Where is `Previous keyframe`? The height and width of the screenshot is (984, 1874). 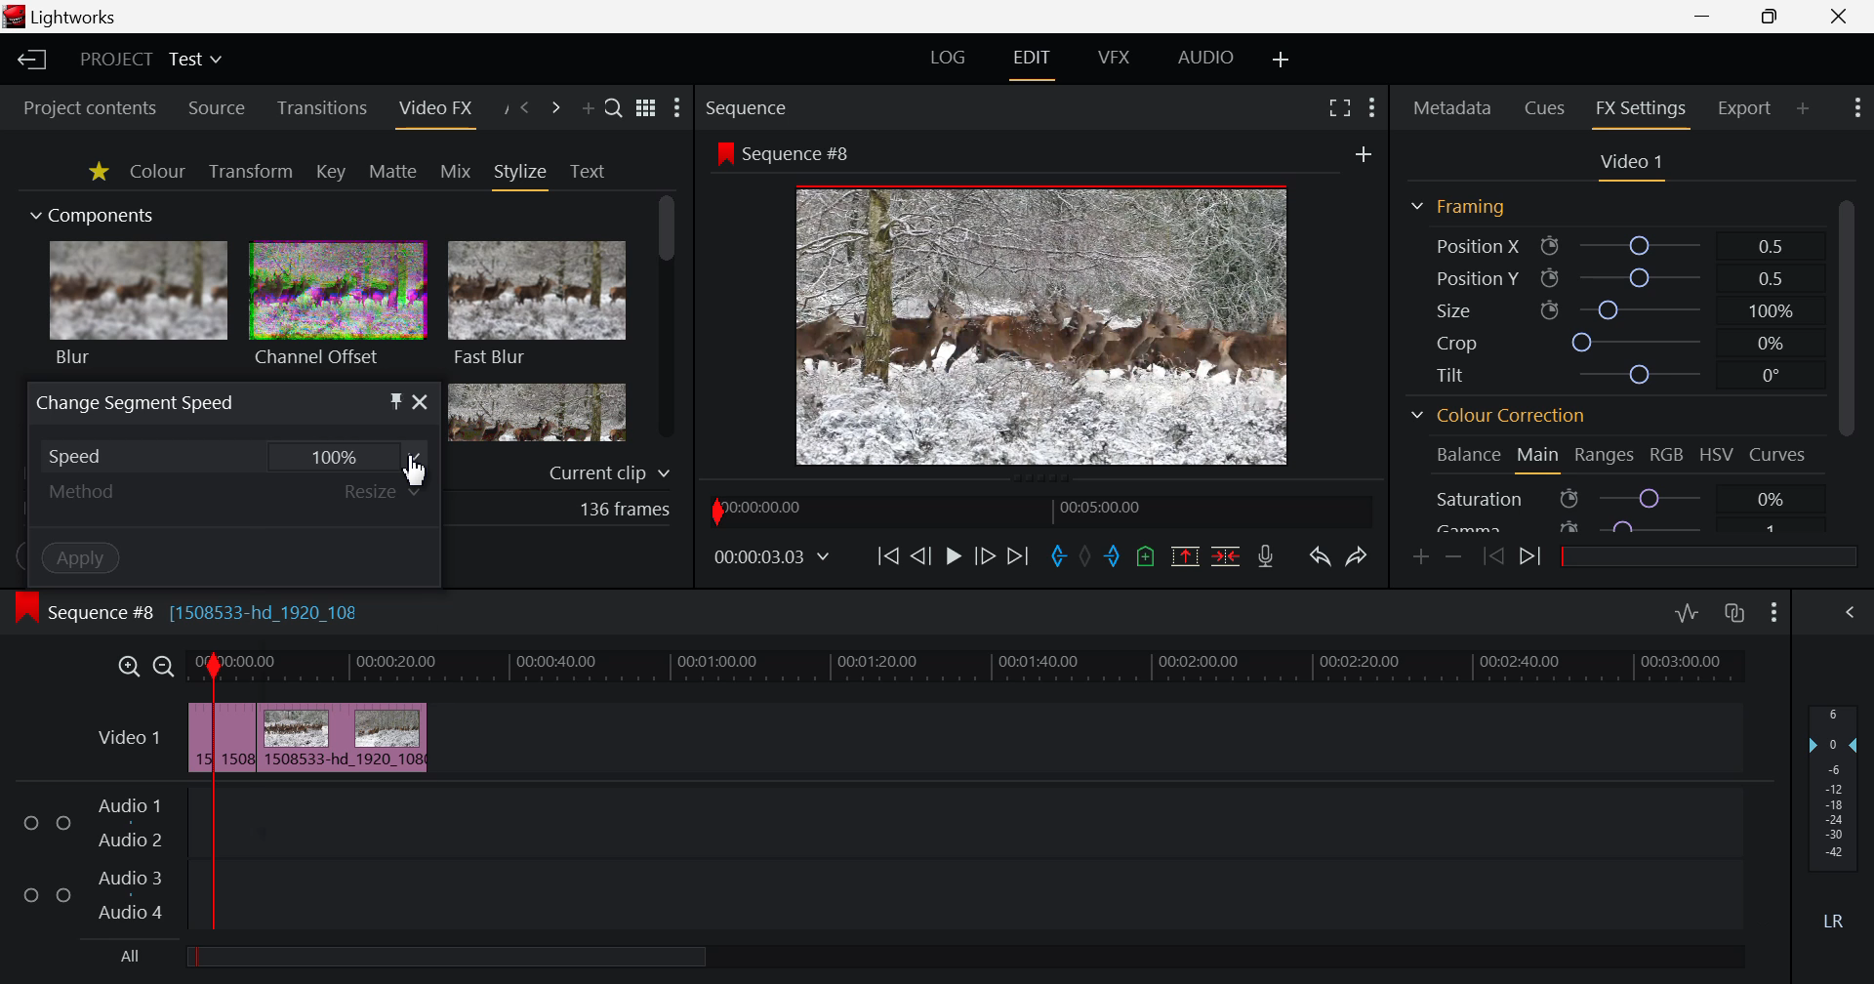
Previous keyframe is located at coordinates (1491, 557).